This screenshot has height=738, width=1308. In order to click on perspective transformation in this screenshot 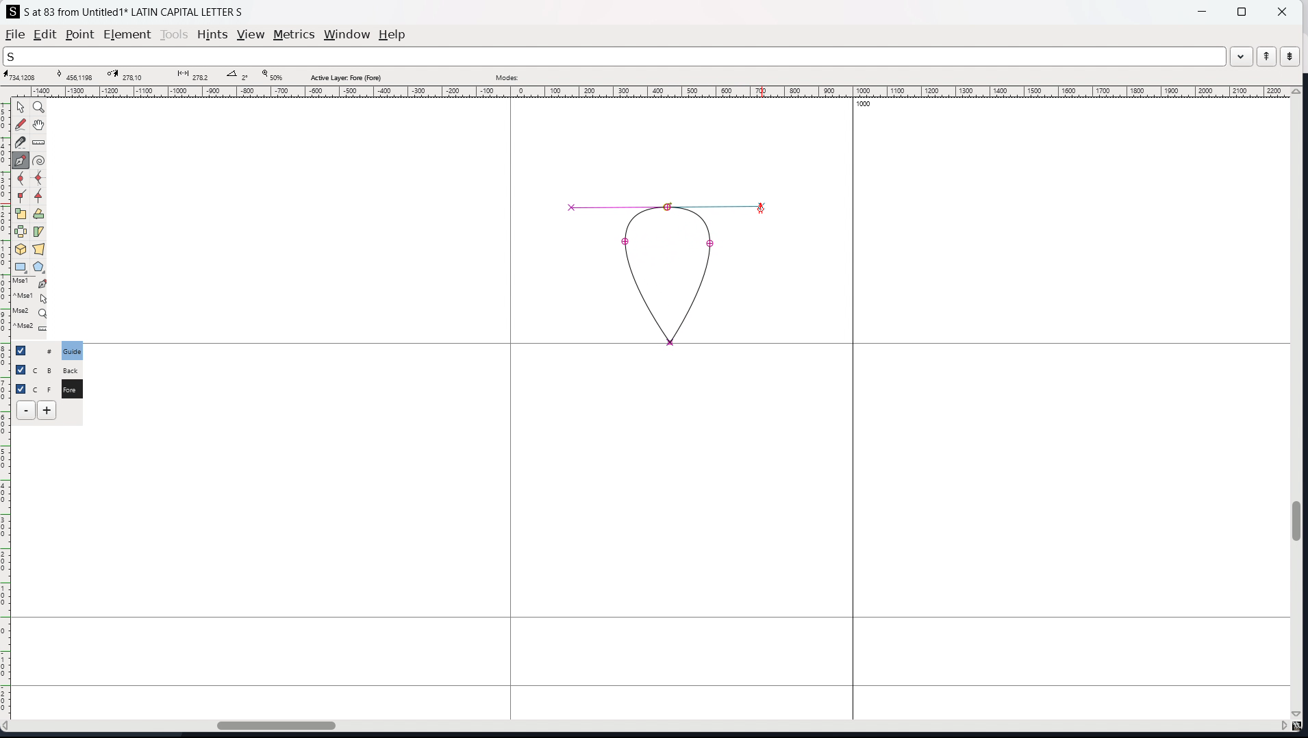, I will do `click(38, 249)`.